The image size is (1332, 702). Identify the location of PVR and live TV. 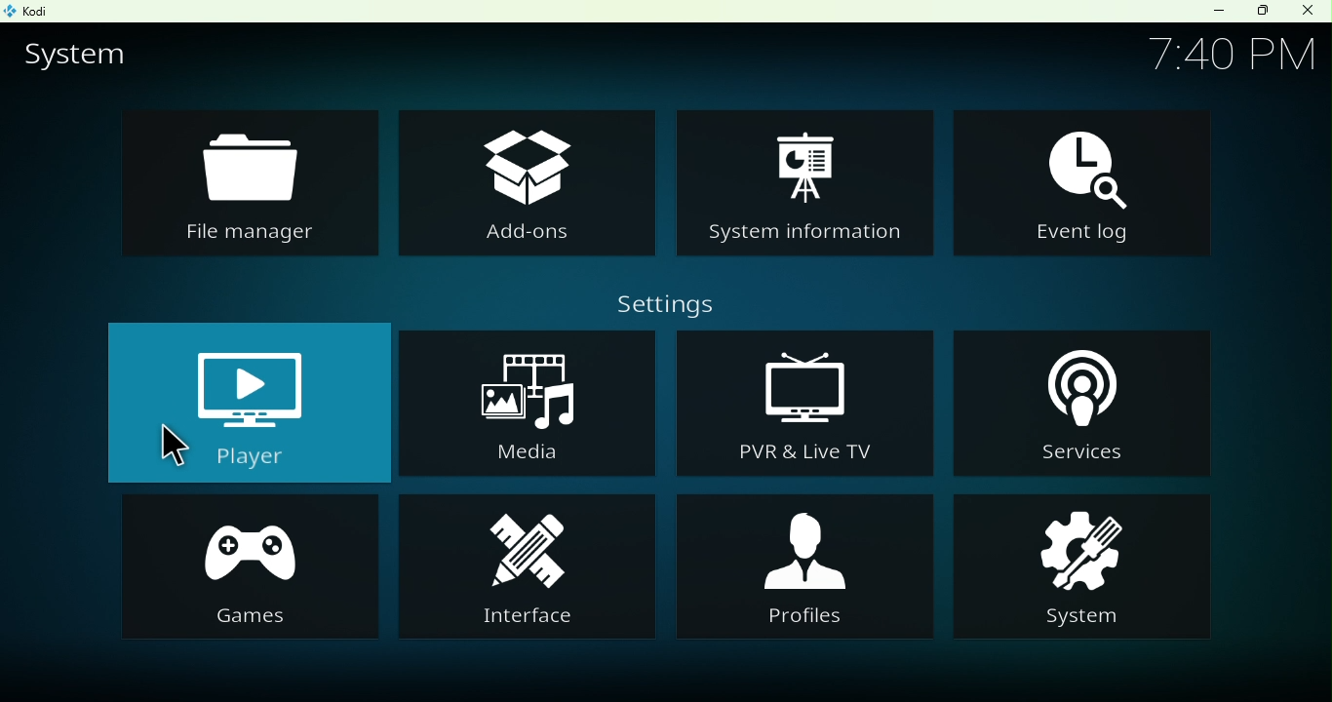
(807, 407).